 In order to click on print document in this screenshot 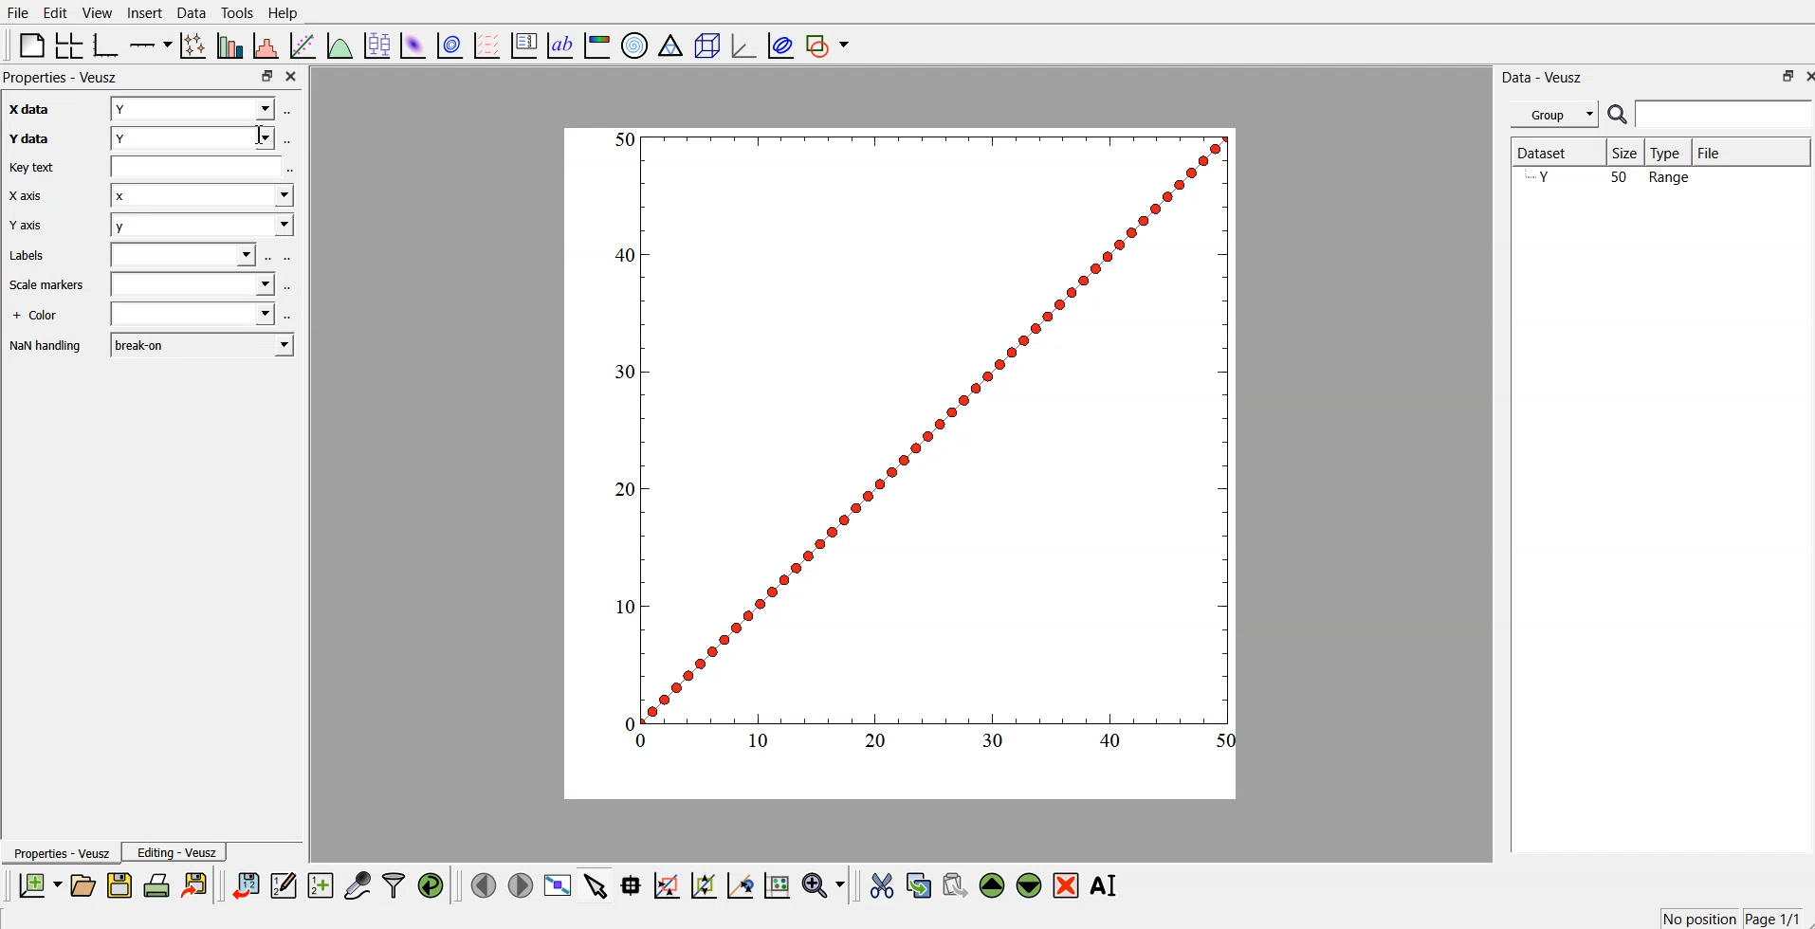, I will do `click(157, 887)`.